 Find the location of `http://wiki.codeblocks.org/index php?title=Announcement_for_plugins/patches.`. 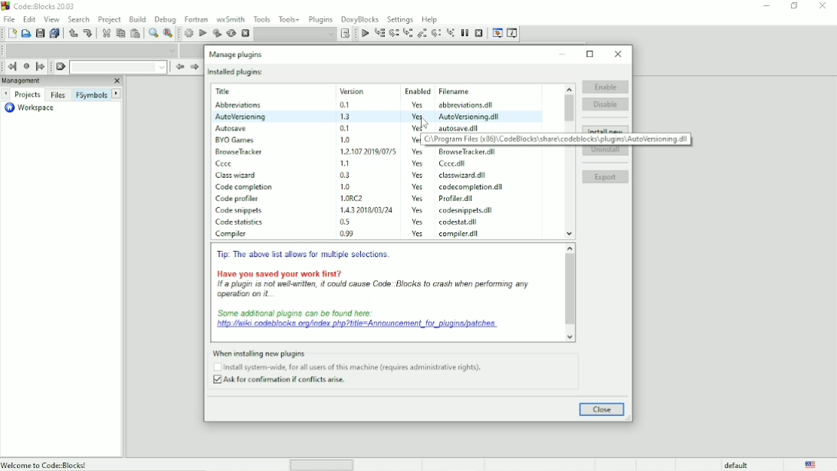

http://wiki.codeblocks.org/index php?title=Announcement_for_plugins/patches. is located at coordinates (356, 321).